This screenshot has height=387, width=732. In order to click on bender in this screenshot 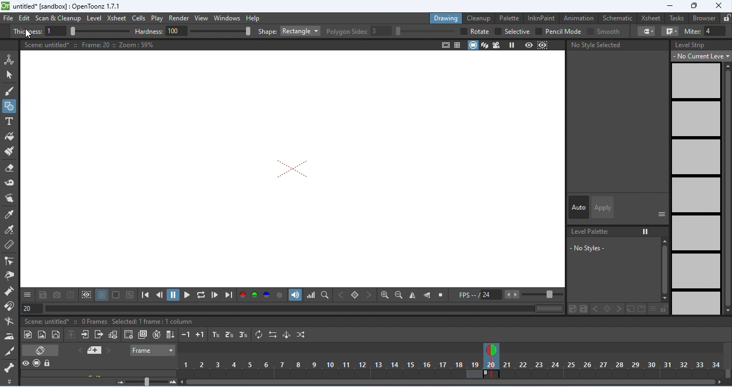, I will do `click(10, 321)`.